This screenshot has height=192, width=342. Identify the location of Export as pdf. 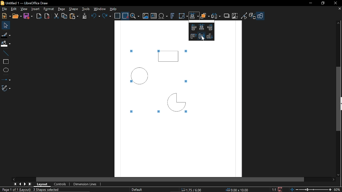
(47, 16).